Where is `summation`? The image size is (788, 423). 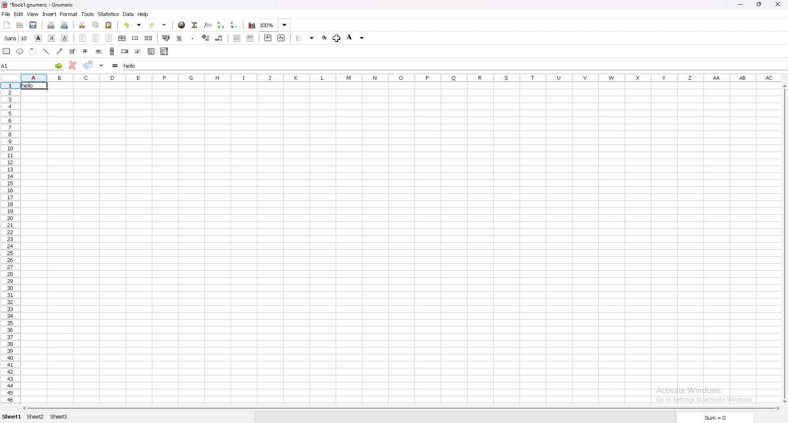 summation is located at coordinates (195, 25).